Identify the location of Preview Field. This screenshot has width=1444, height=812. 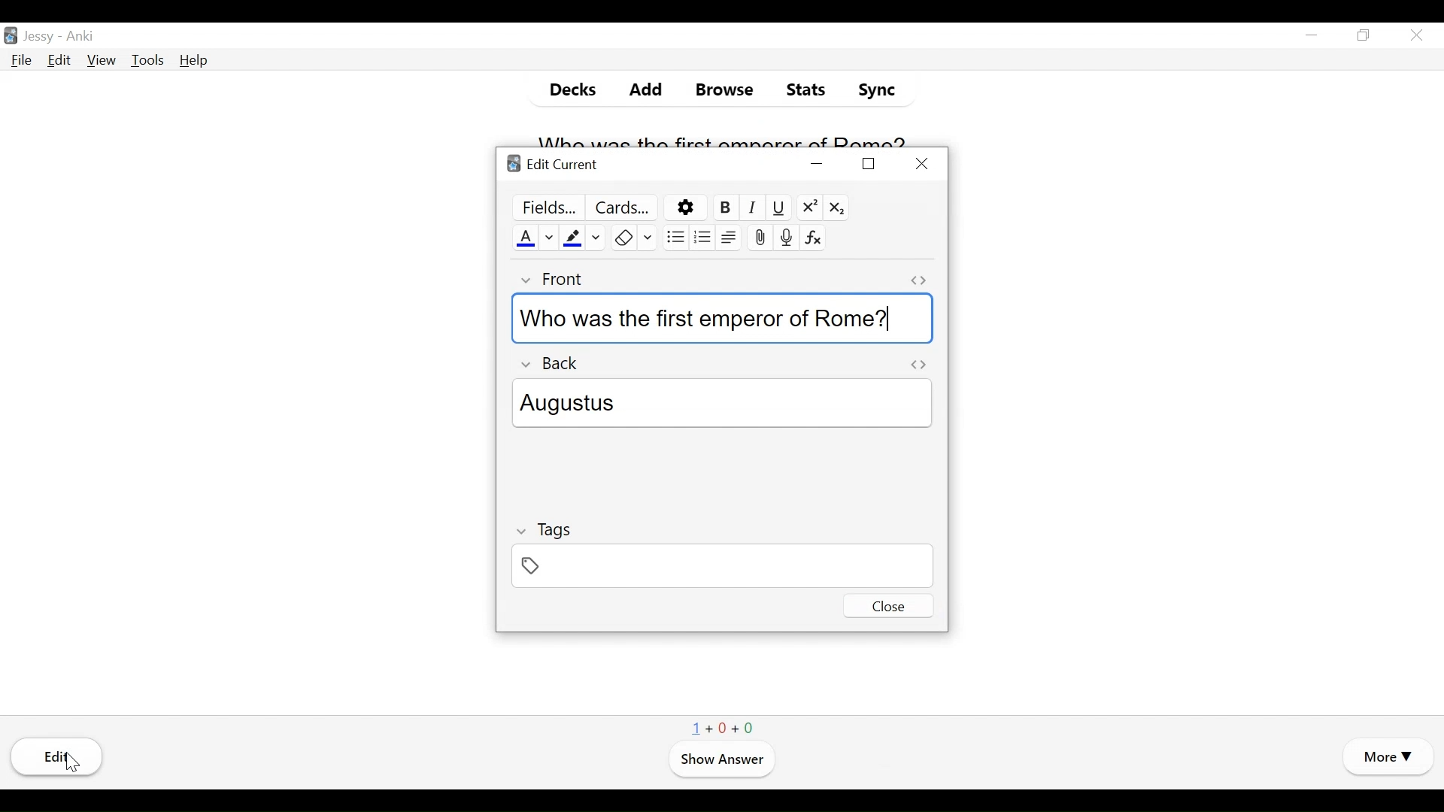
(545, 206).